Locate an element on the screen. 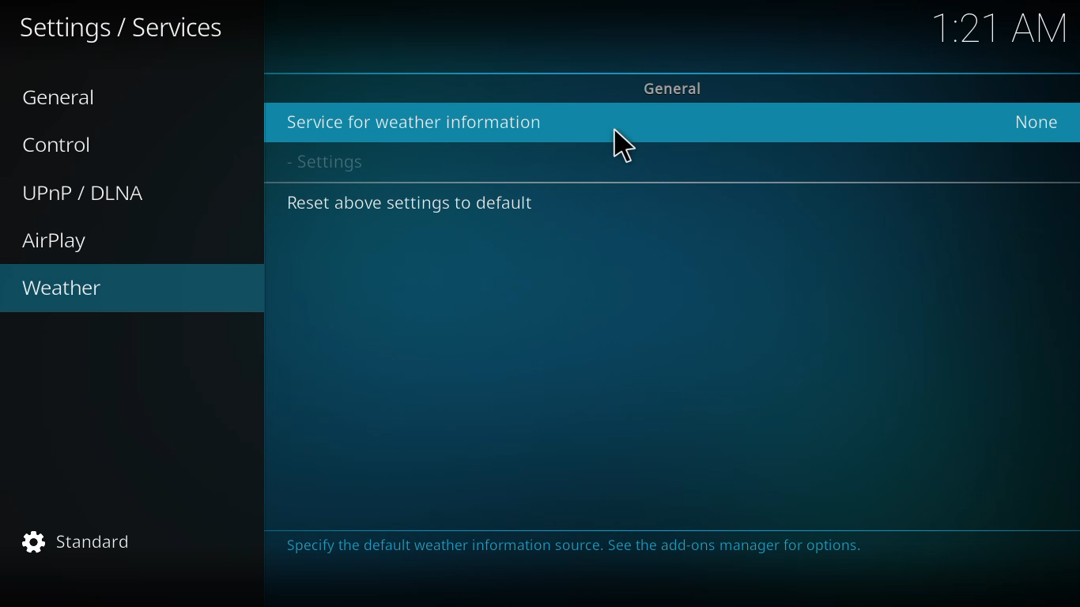 The image size is (1080, 607). settings is located at coordinates (123, 28).